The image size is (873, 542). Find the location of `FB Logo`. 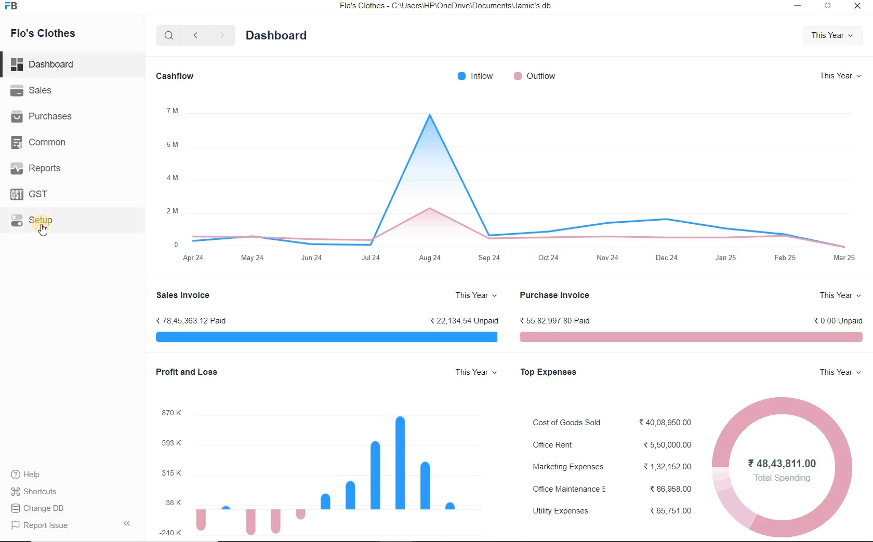

FB Logo is located at coordinates (11, 6).